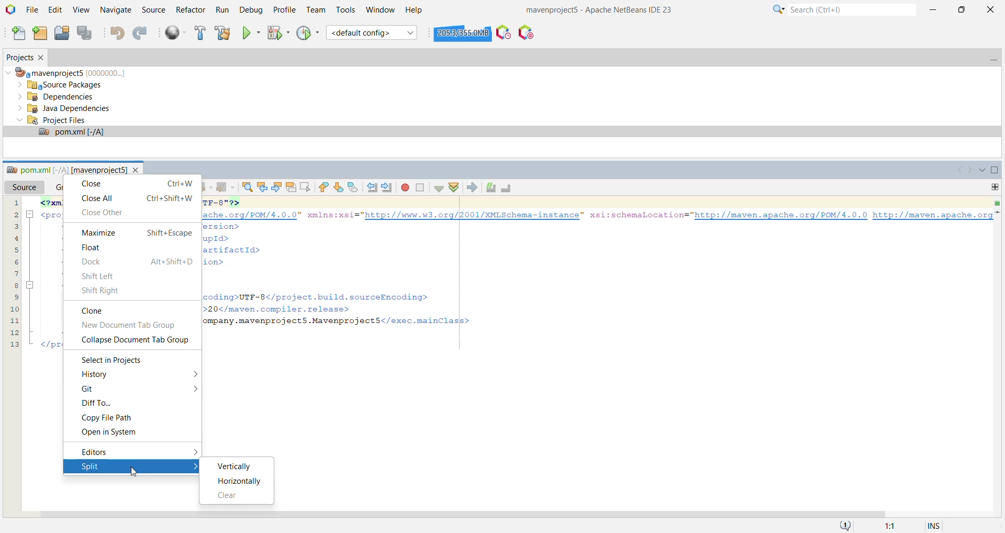  Describe the element at coordinates (291, 187) in the screenshot. I see `Toggle Highlight Search` at that location.